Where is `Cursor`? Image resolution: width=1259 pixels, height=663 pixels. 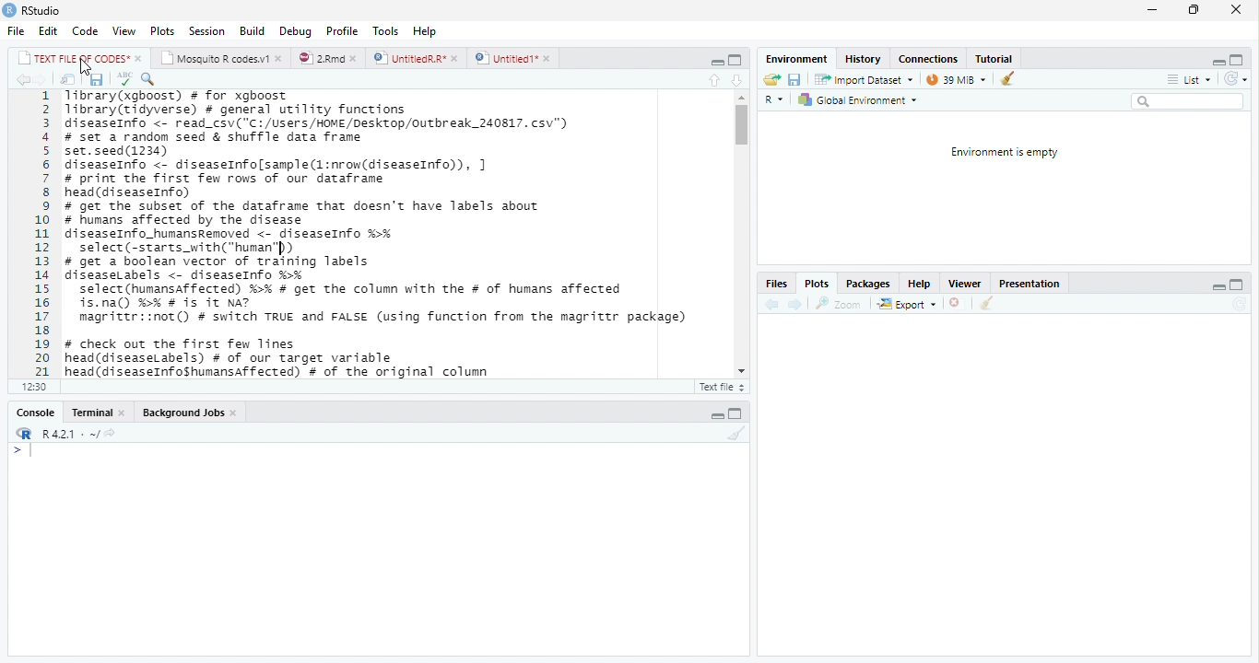 Cursor is located at coordinates (90, 66).